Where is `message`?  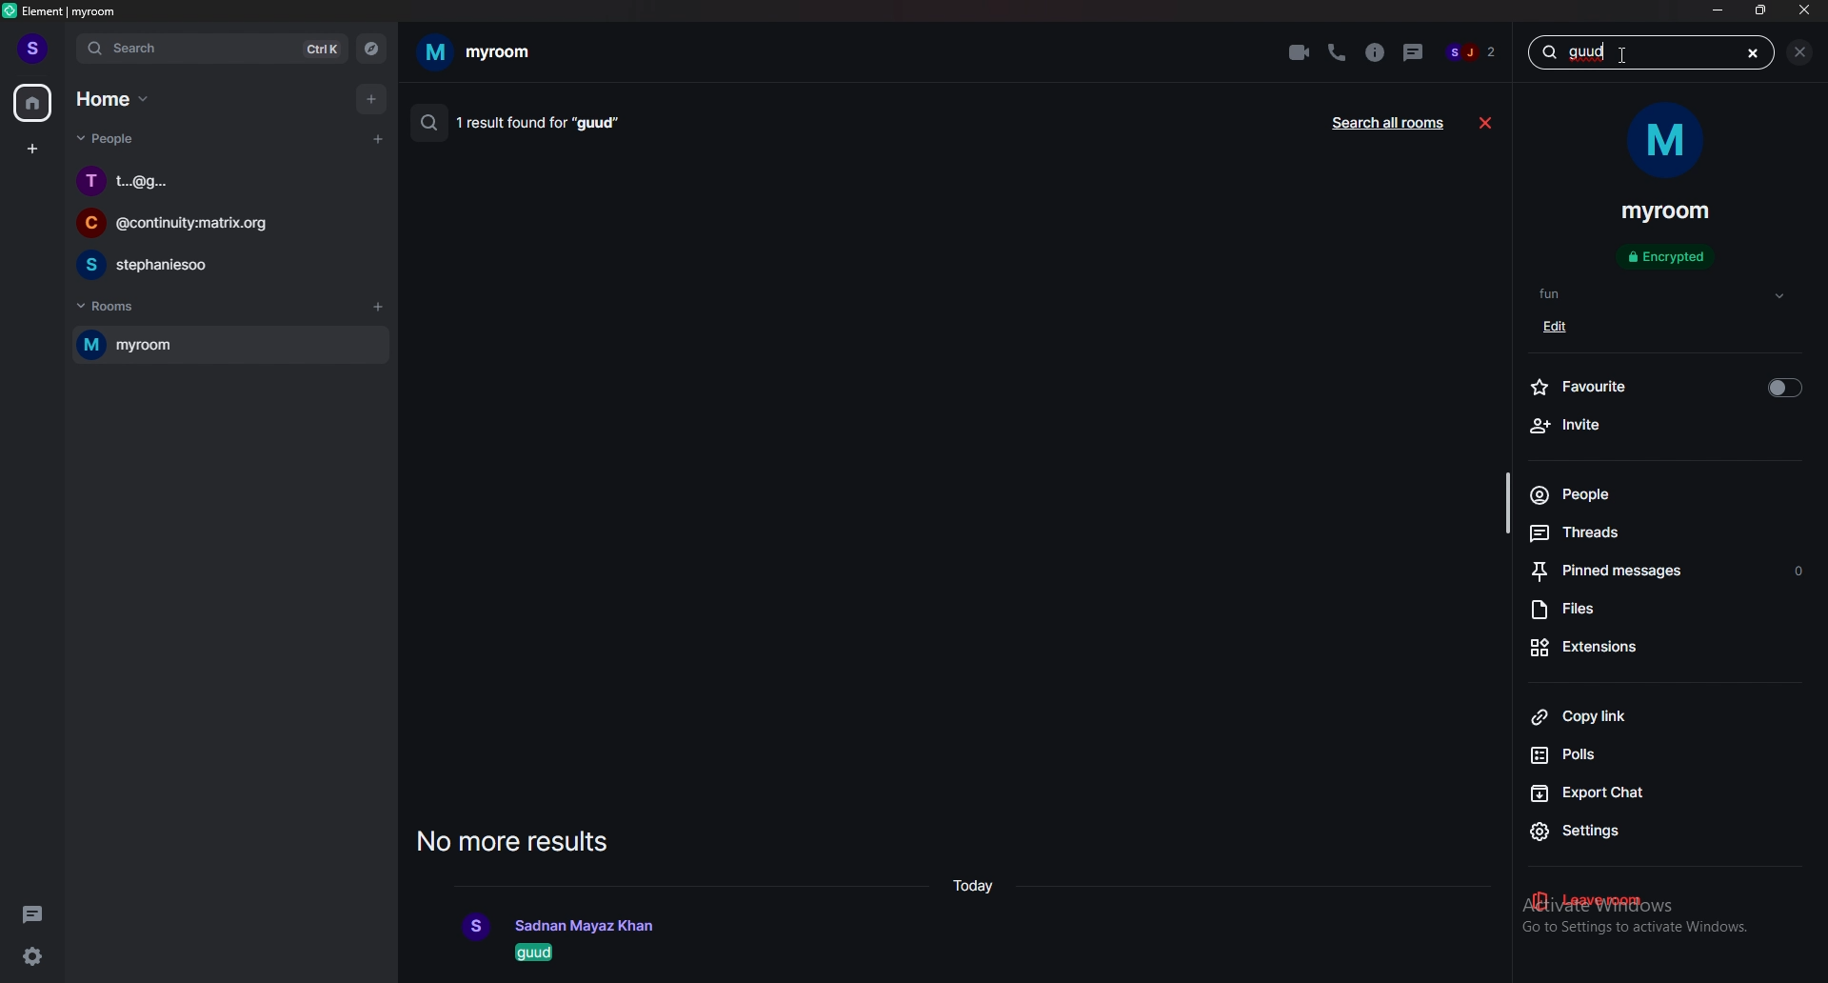
message is located at coordinates (1587, 52).